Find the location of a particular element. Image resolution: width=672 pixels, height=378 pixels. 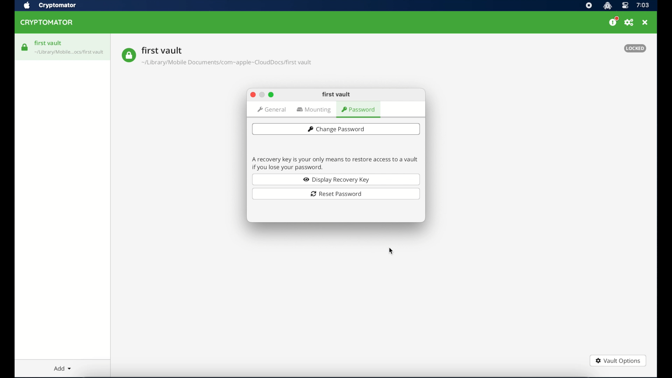

vault location is located at coordinates (227, 64).